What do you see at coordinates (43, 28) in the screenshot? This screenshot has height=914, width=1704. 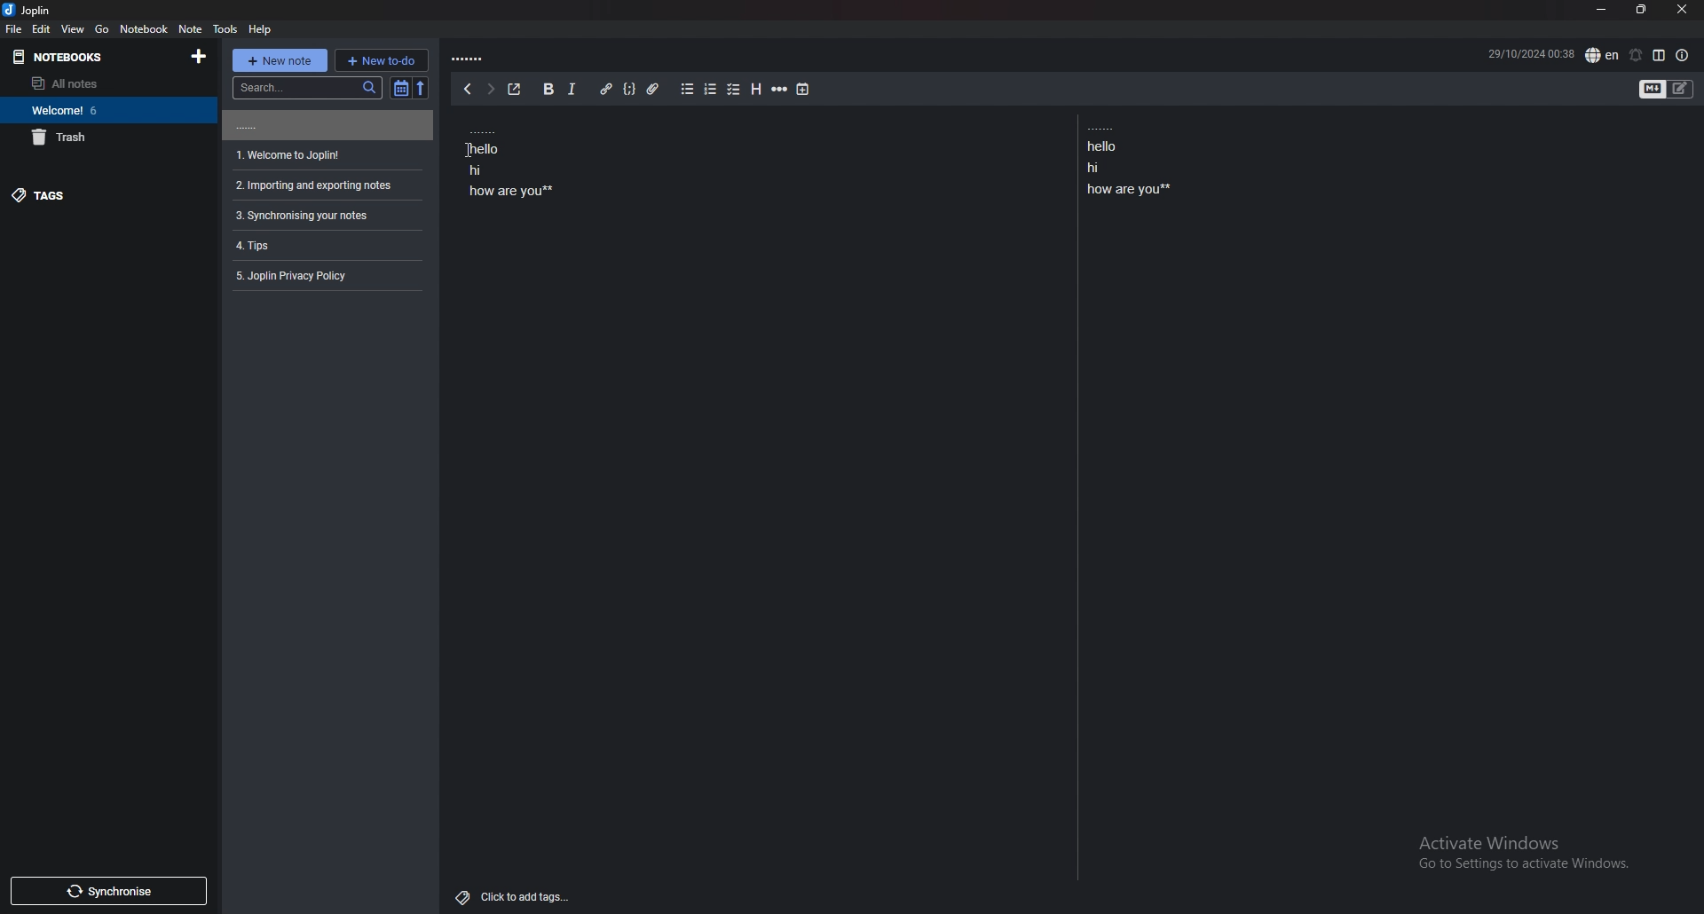 I see `edit` at bounding box center [43, 28].